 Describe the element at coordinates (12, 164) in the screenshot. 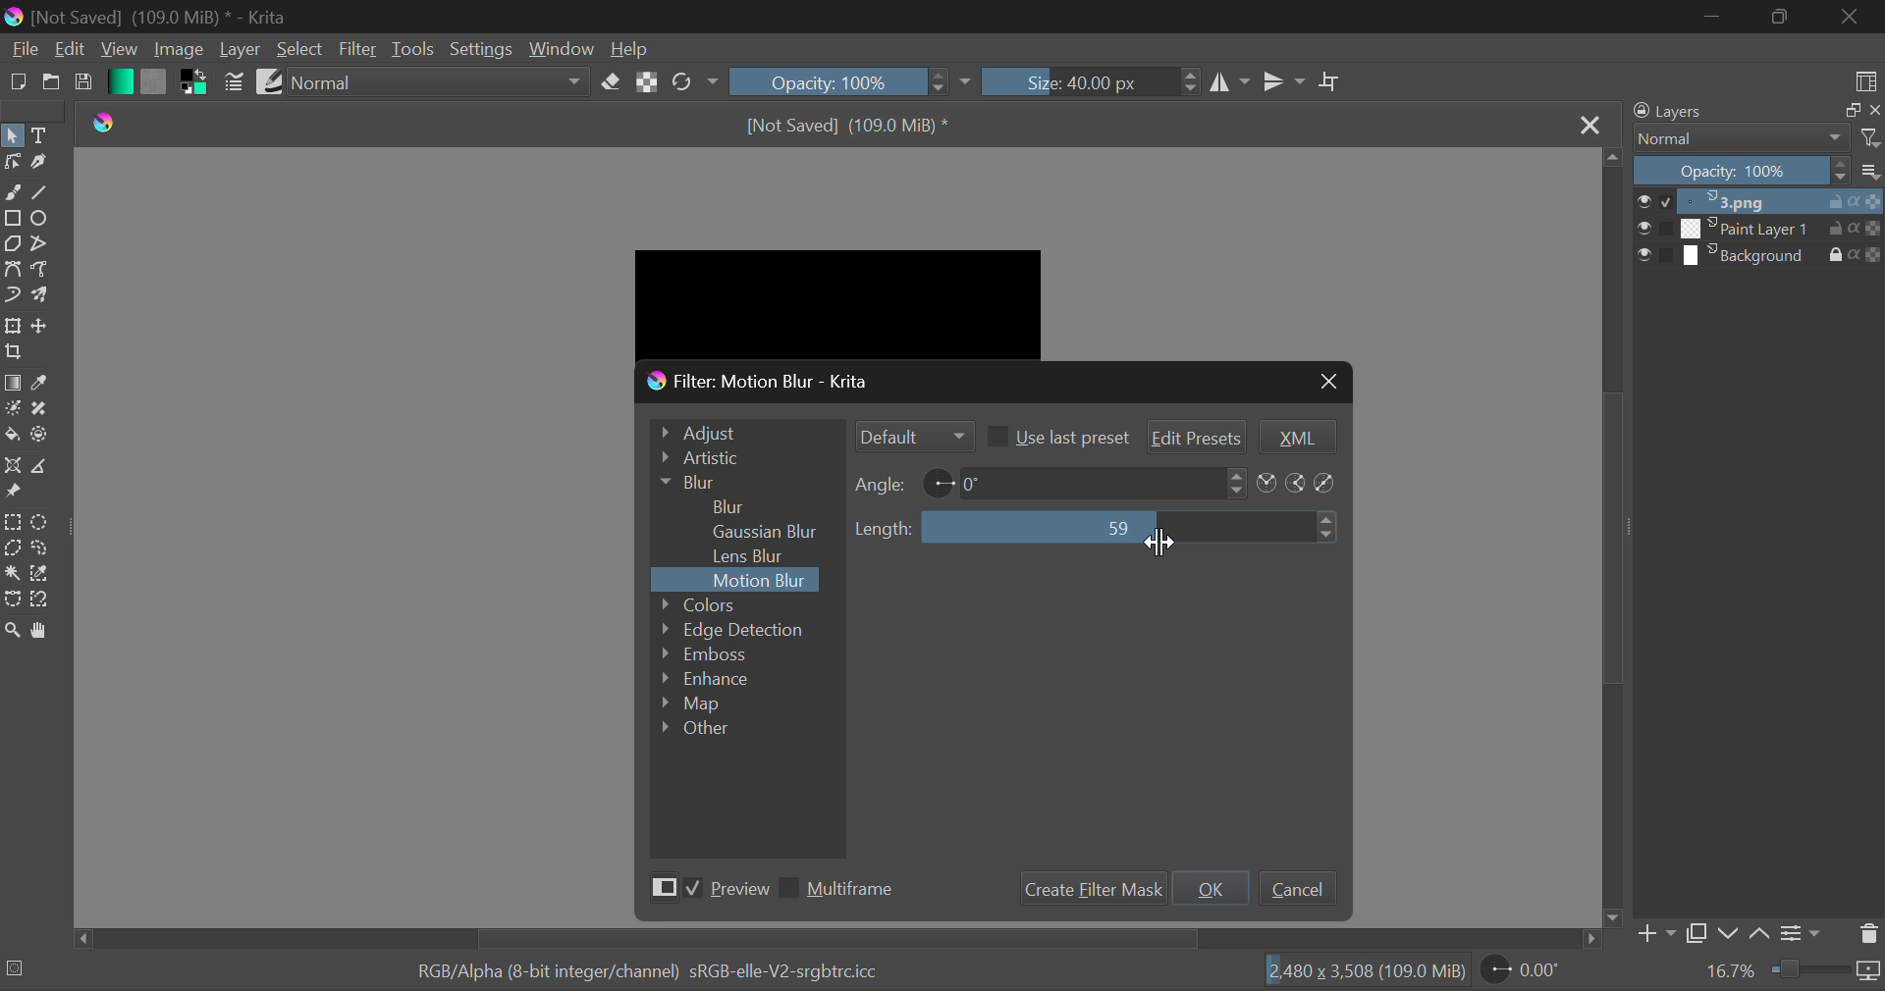

I see `Edit Shapes` at that location.